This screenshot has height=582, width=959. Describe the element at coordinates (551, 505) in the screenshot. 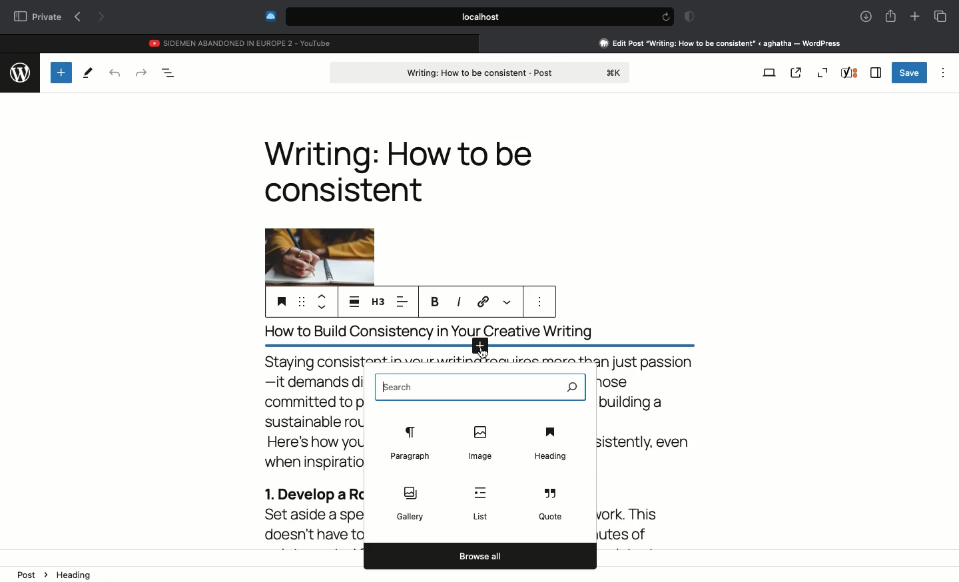

I see `Quote` at that location.